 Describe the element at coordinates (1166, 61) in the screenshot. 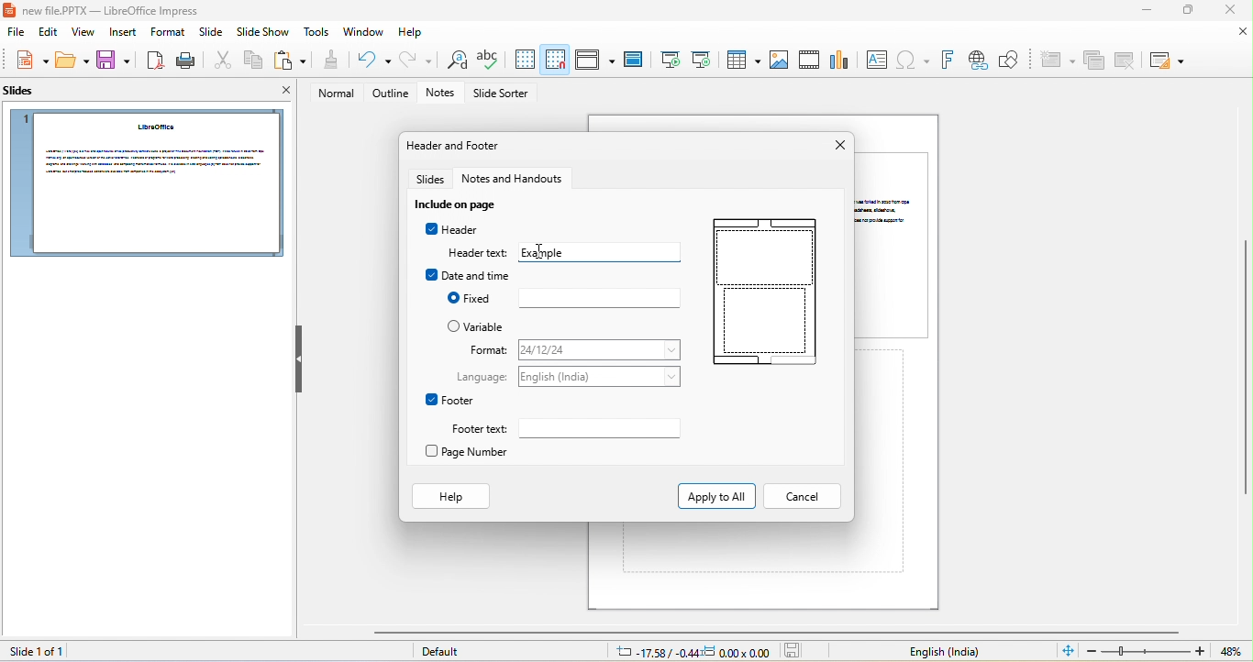

I see `slide layout` at that location.